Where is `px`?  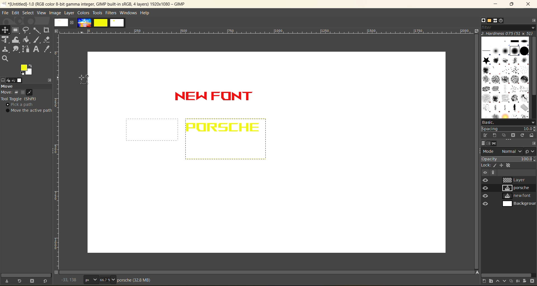
px is located at coordinates (90, 280).